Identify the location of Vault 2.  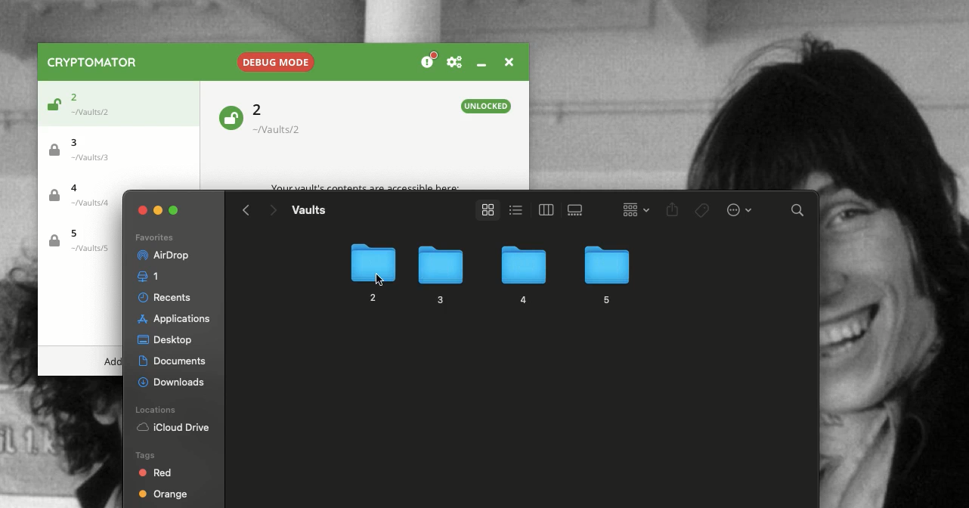
(285, 119).